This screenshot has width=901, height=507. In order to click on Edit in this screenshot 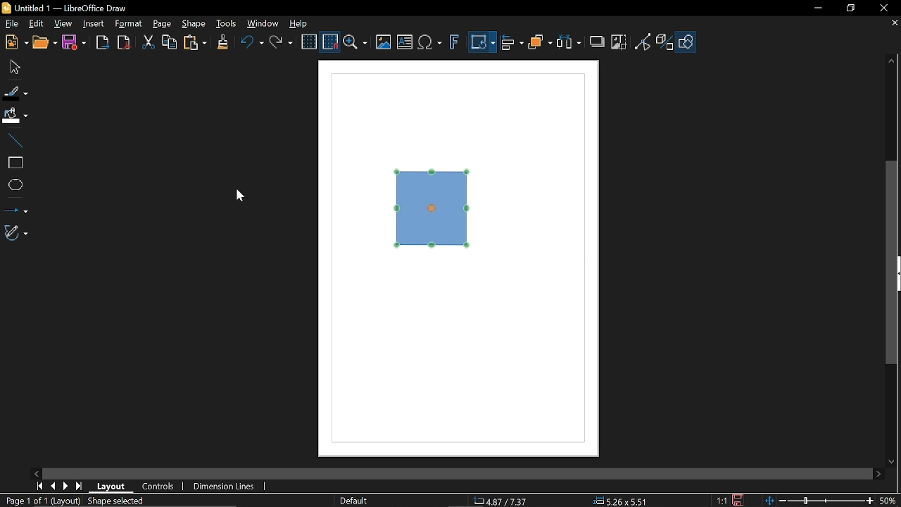, I will do `click(35, 25)`.